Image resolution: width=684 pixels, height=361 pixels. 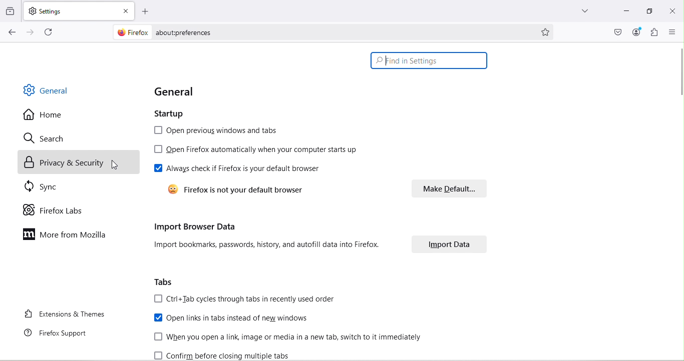 What do you see at coordinates (11, 32) in the screenshot?
I see `Go back one page` at bounding box center [11, 32].